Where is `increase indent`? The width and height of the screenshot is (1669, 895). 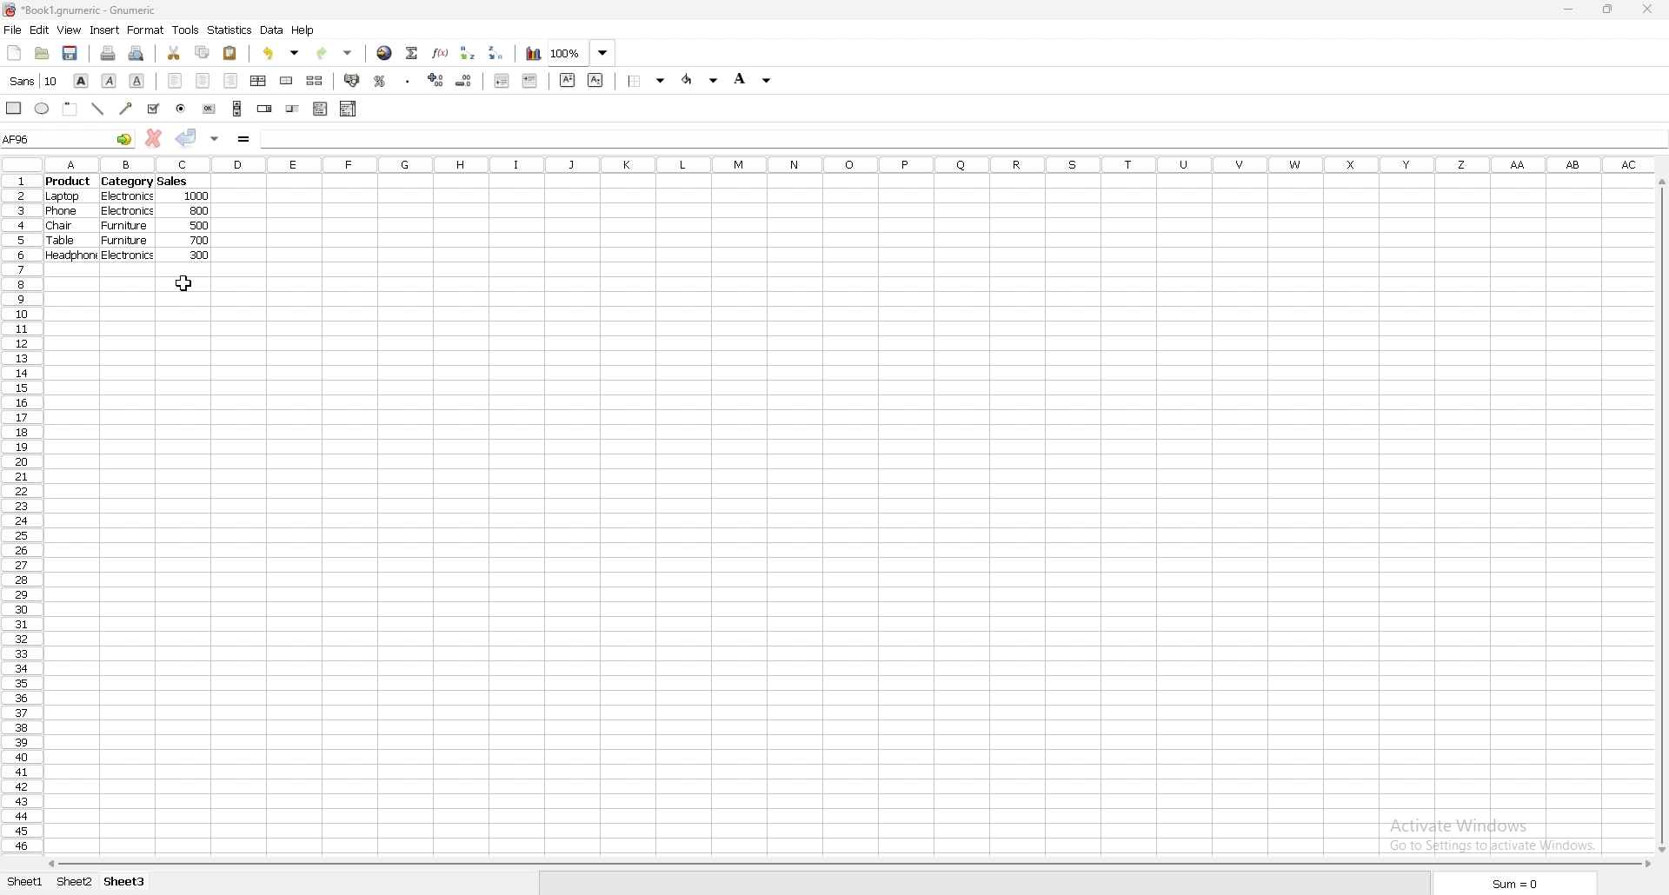 increase indent is located at coordinates (529, 81).